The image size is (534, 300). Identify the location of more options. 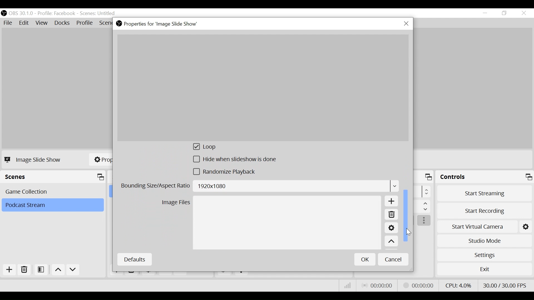
(424, 221).